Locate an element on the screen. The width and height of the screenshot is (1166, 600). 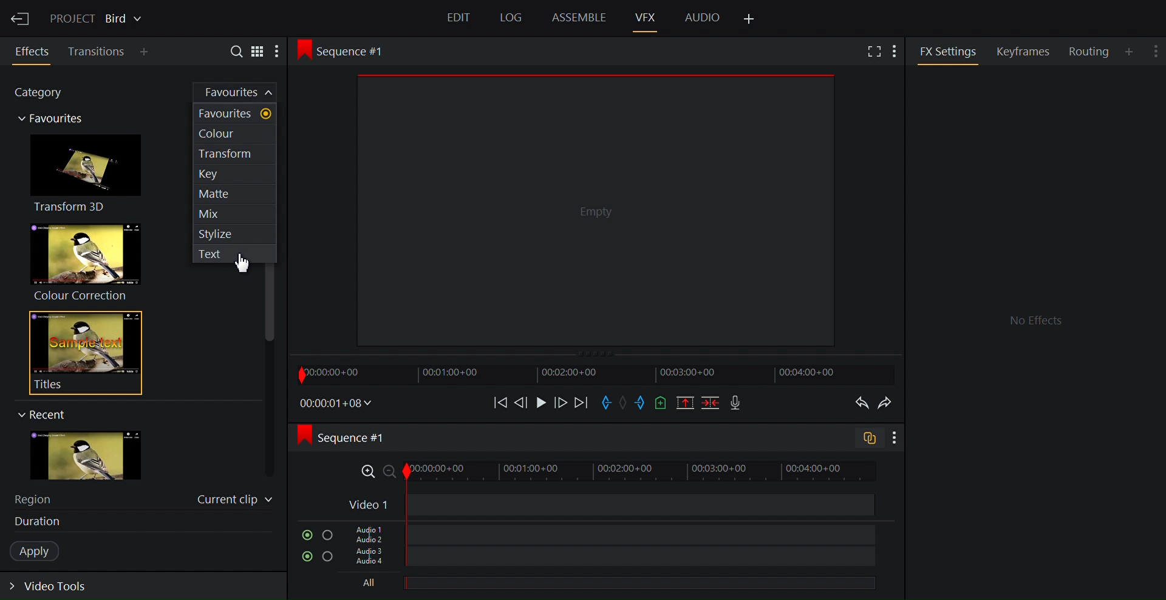
Move backward is located at coordinates (496, 402).